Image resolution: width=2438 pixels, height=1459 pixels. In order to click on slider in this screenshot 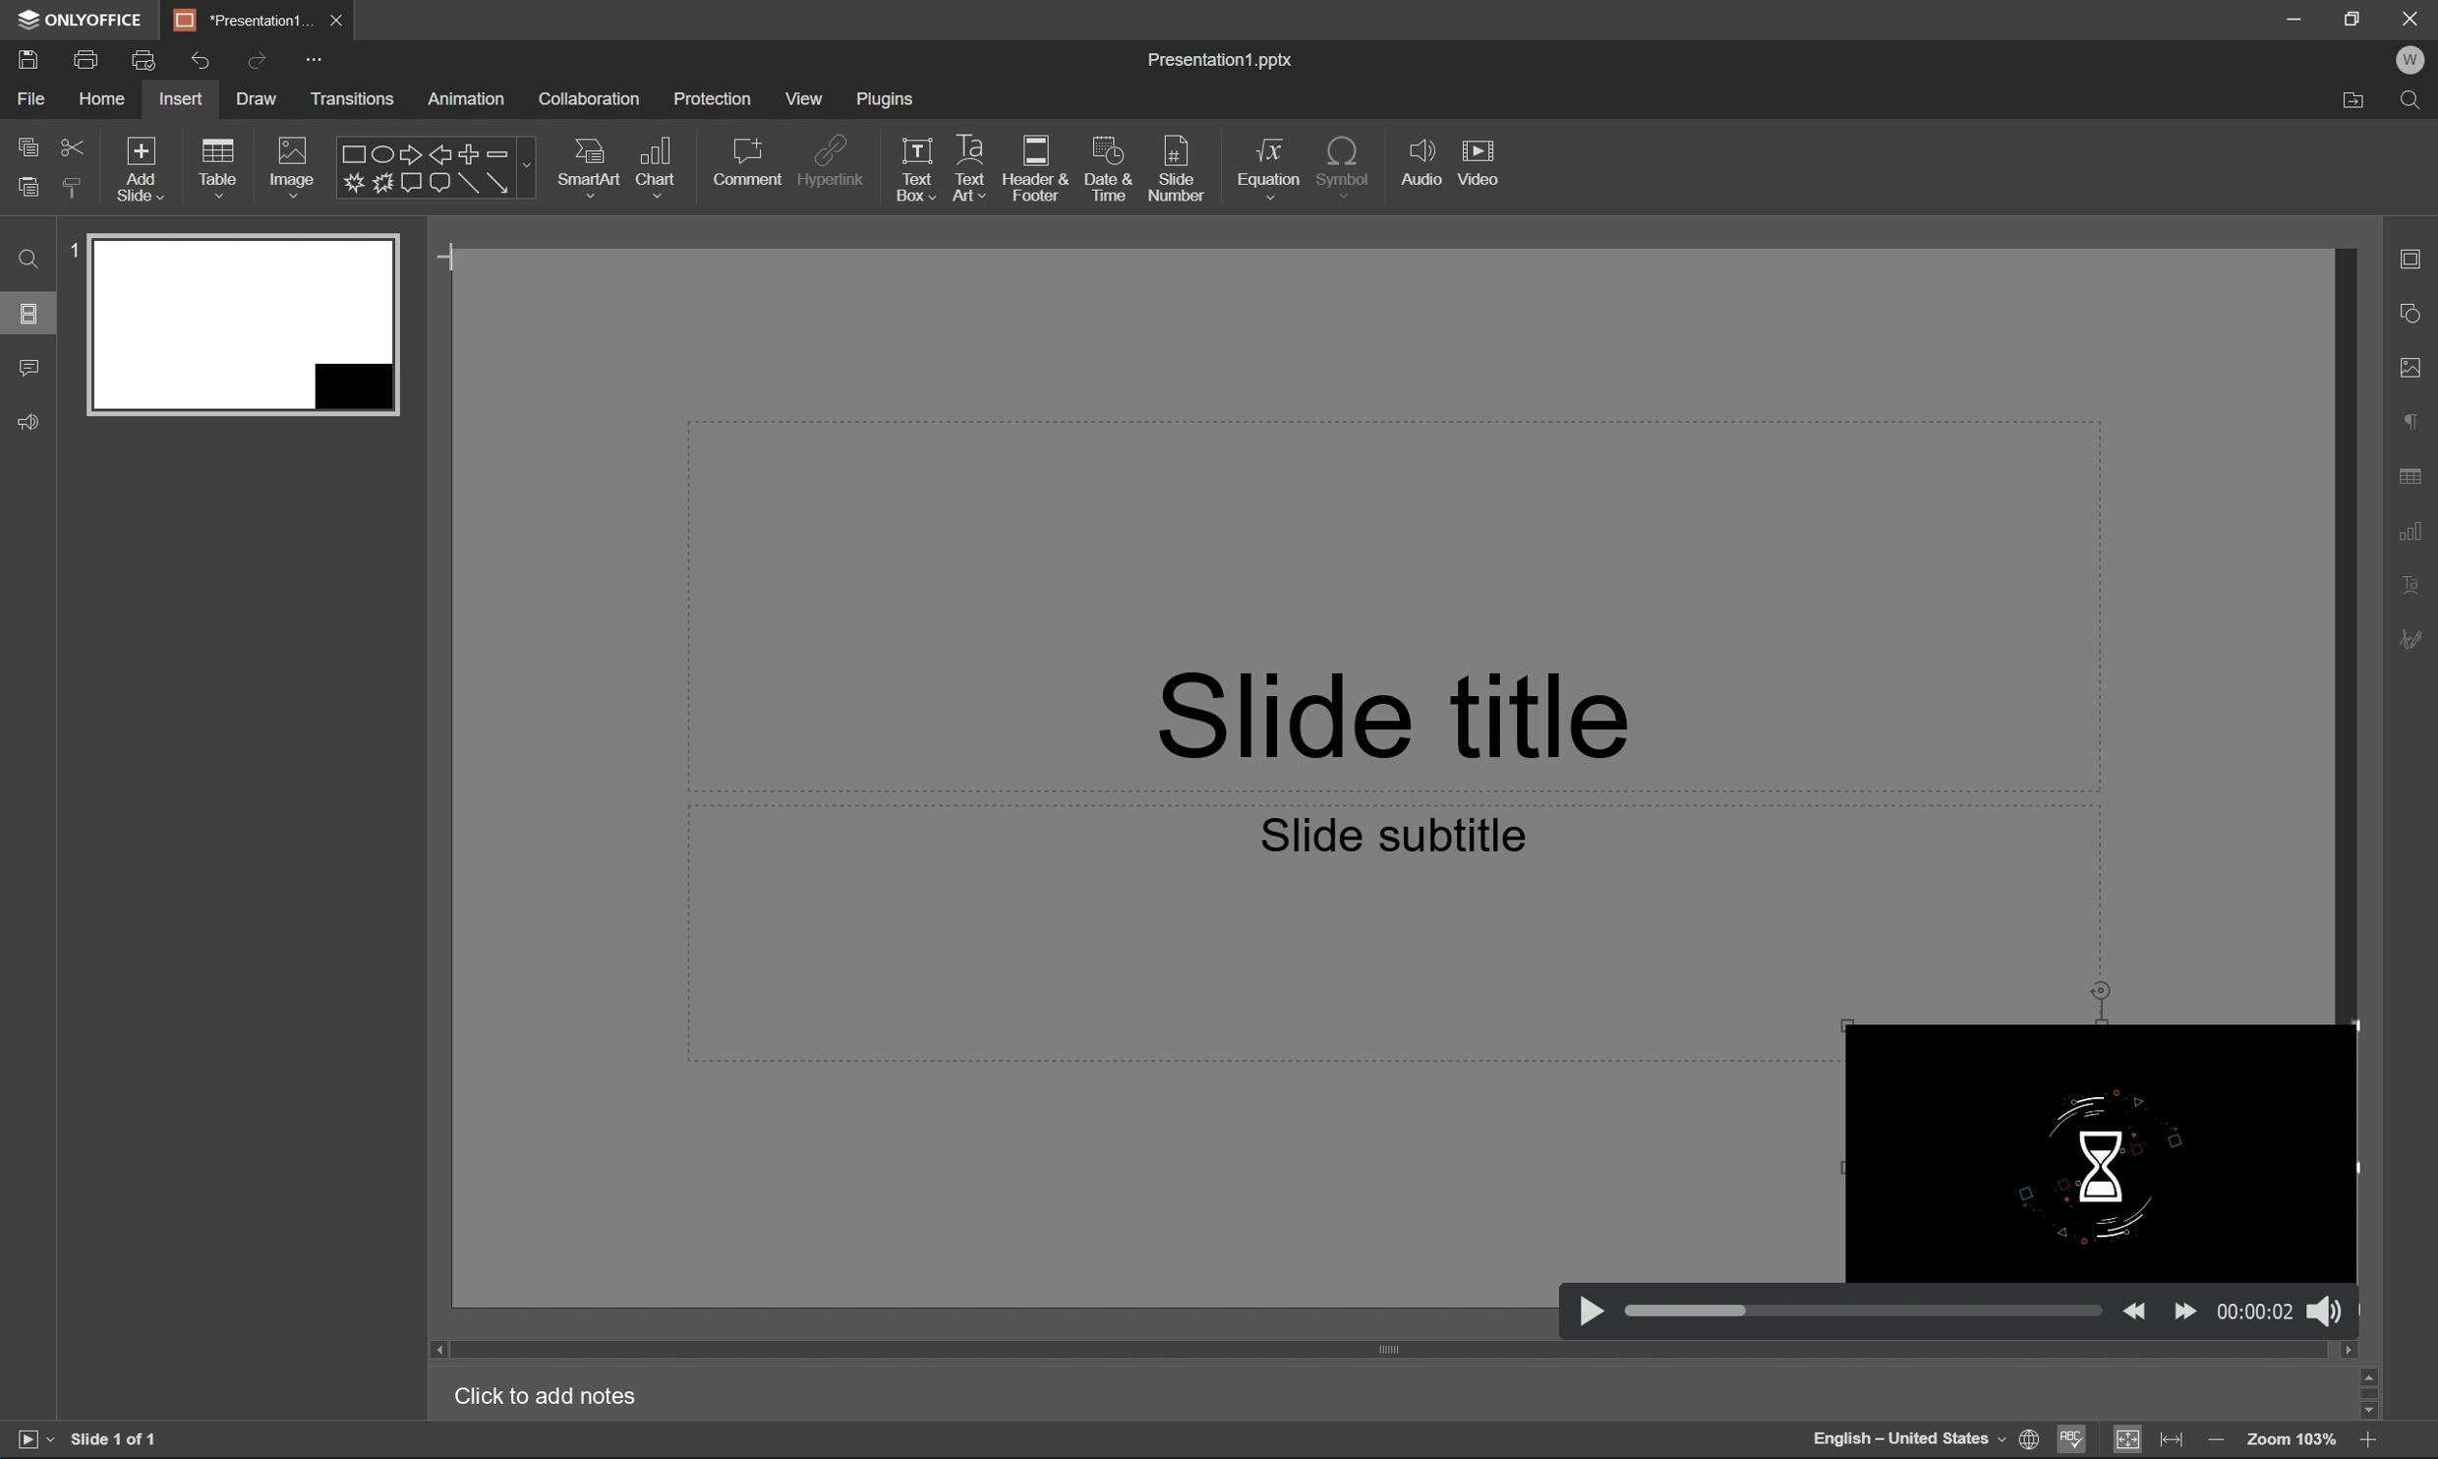, I will do `click(1864, 1313)`.